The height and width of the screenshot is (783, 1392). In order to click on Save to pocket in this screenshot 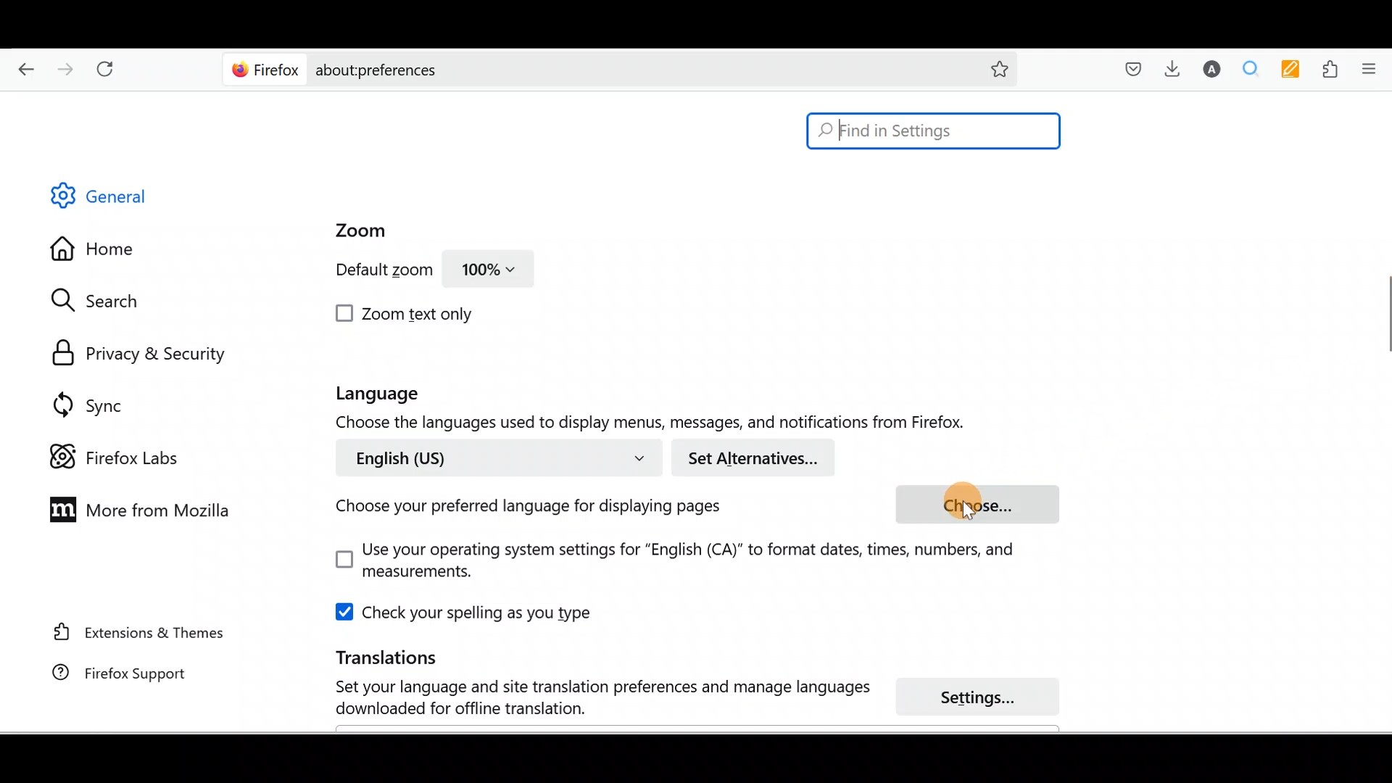, I will do `click(1128, 70)`.